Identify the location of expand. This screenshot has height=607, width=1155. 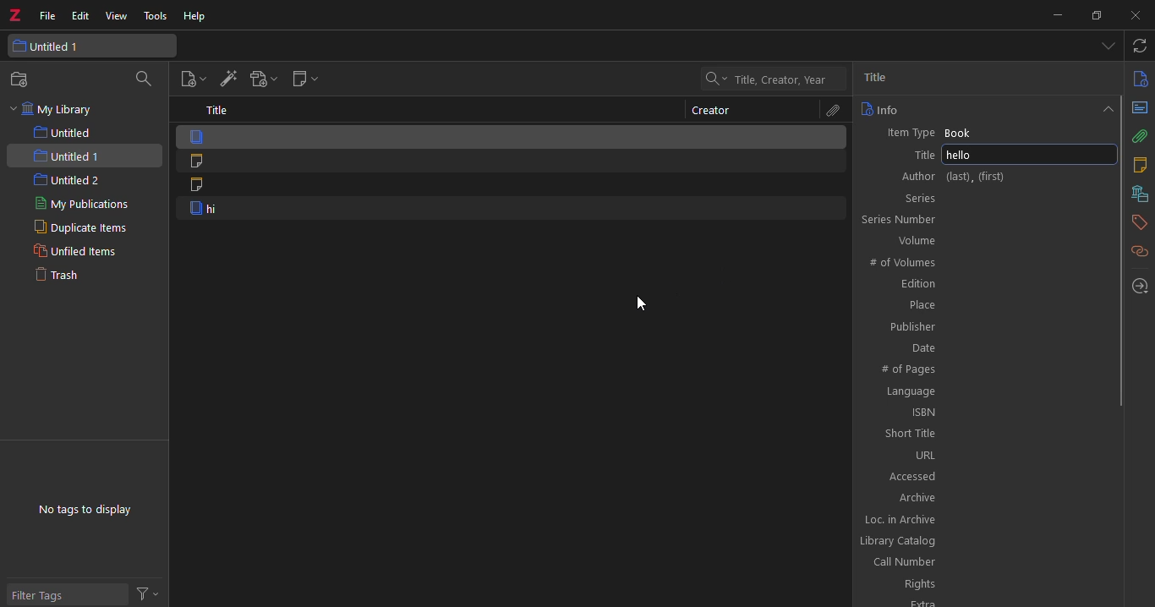
(1105, 107).